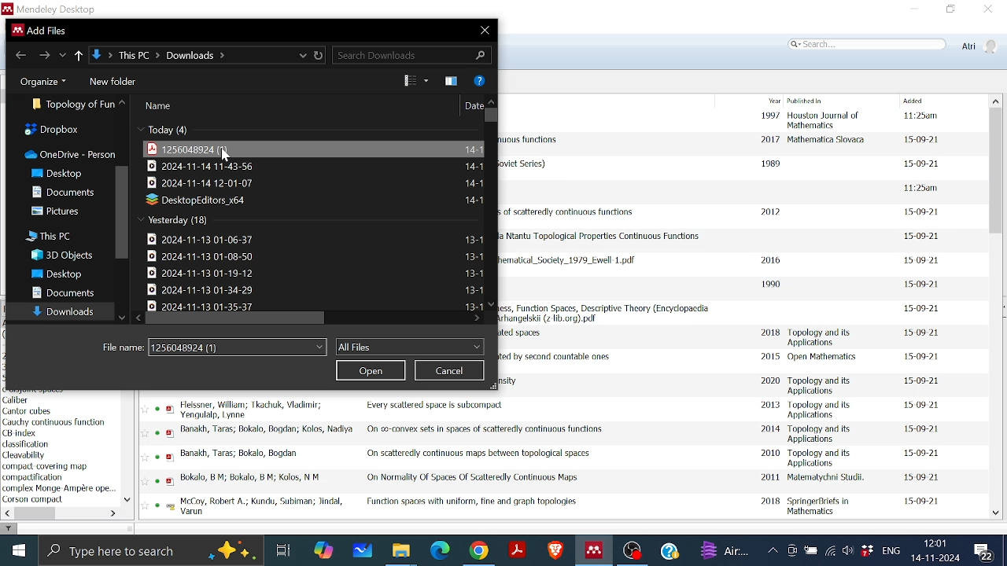 This screenshot has width=1007, height=566. What do you see at coordinates (920, 236) in the screenshot?
I see `date` at bounding box center [920, 236].